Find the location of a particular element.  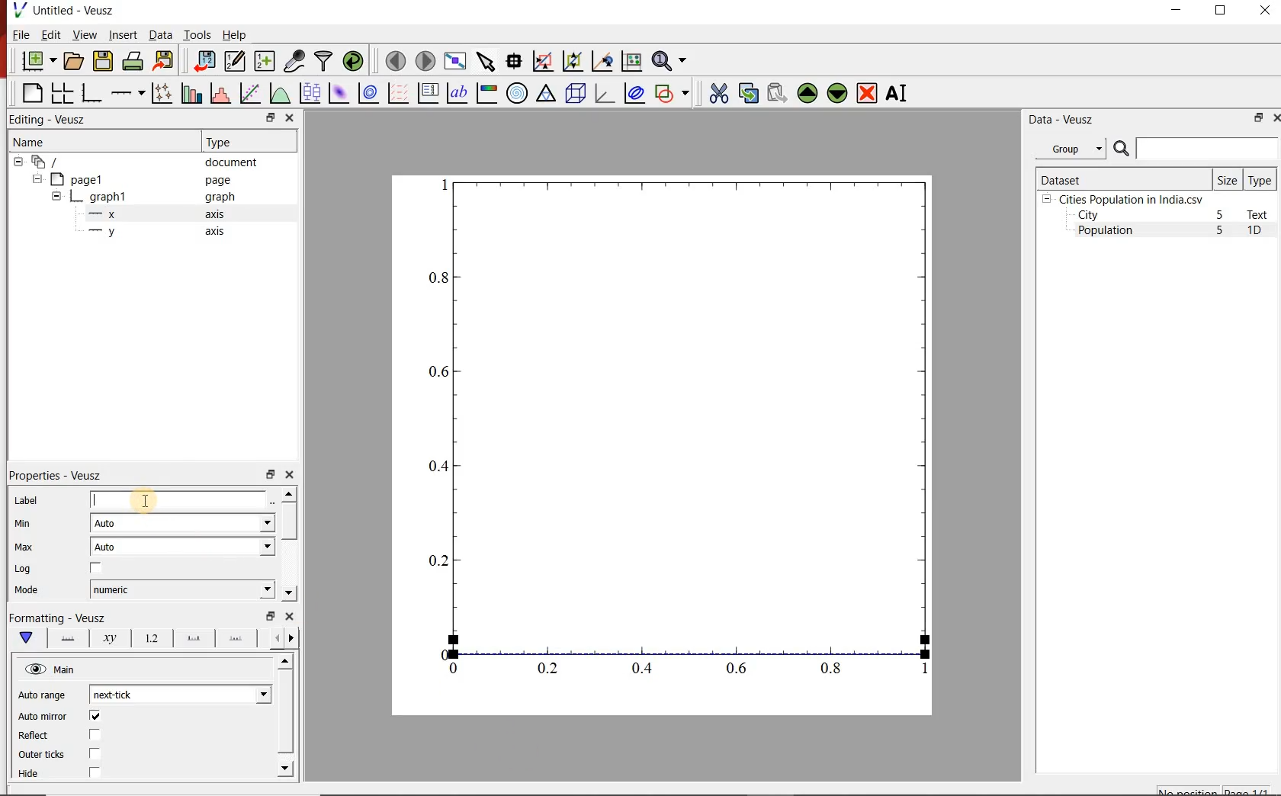

Untitled-Veusz is located at coordinates (65, 11).